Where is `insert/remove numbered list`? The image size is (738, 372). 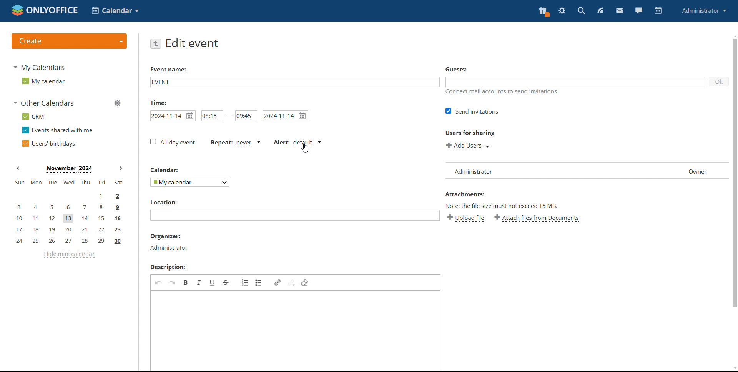 insert/remove numbered list is located at coordinates (245, 282).